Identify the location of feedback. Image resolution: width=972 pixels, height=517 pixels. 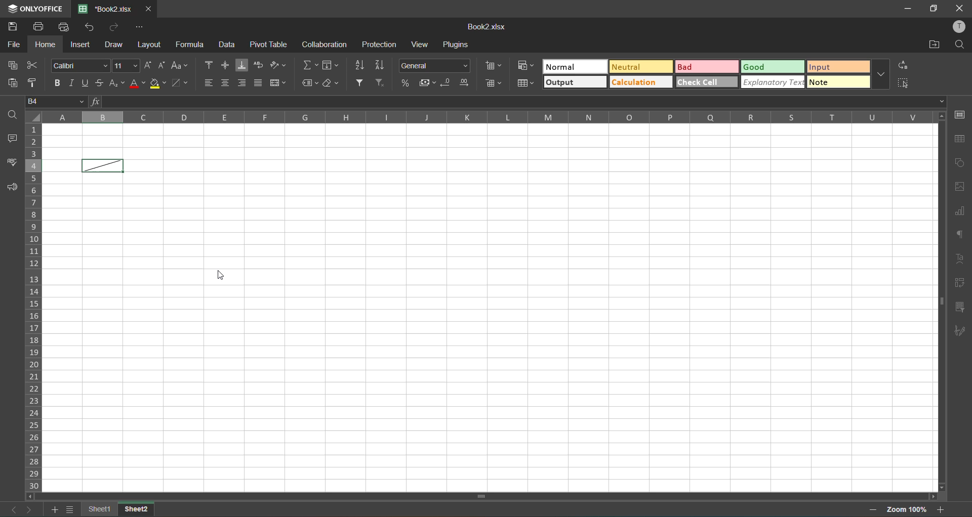
(9, 188).